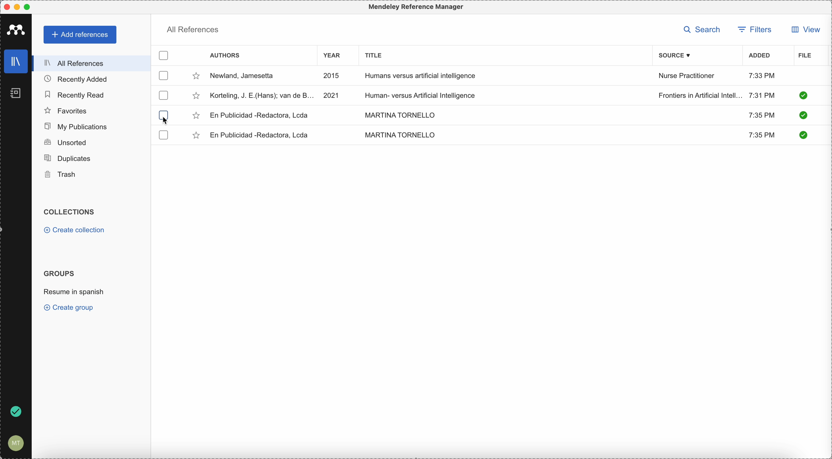 Image resolution: width=832 pixels, height=459 pixels. Describe the element at coordinates (802, 135) in the screenshot. I see `check it` at that location.